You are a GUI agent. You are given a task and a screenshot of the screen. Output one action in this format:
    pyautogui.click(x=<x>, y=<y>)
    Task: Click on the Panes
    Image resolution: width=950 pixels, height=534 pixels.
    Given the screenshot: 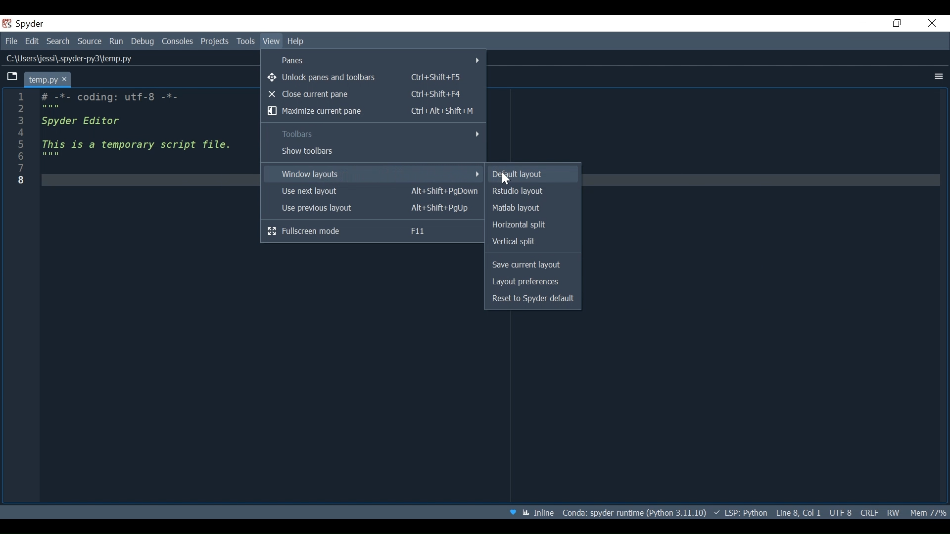 What is the action you would take?
    pyautogui.click(x=375, y=59)
    